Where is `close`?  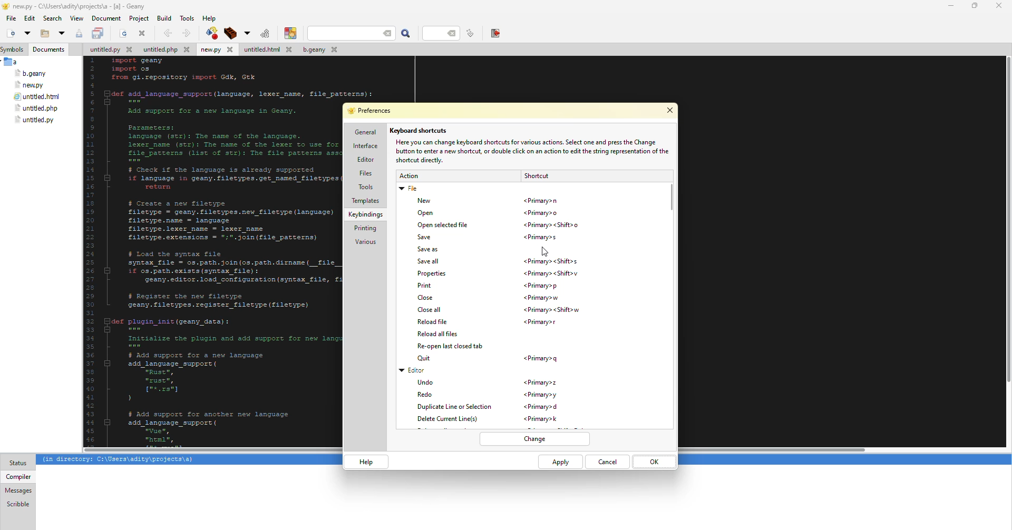
close is located at coordinates (142, 33).